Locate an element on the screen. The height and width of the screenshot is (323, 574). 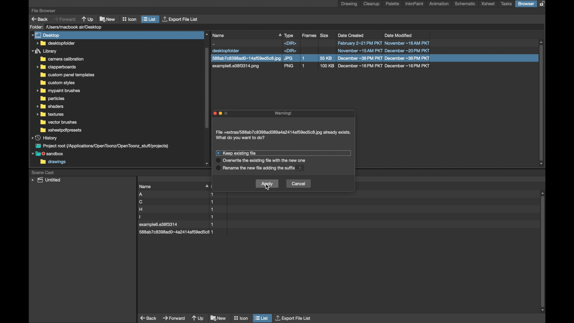
tasks is located at coordinates (506, 4).